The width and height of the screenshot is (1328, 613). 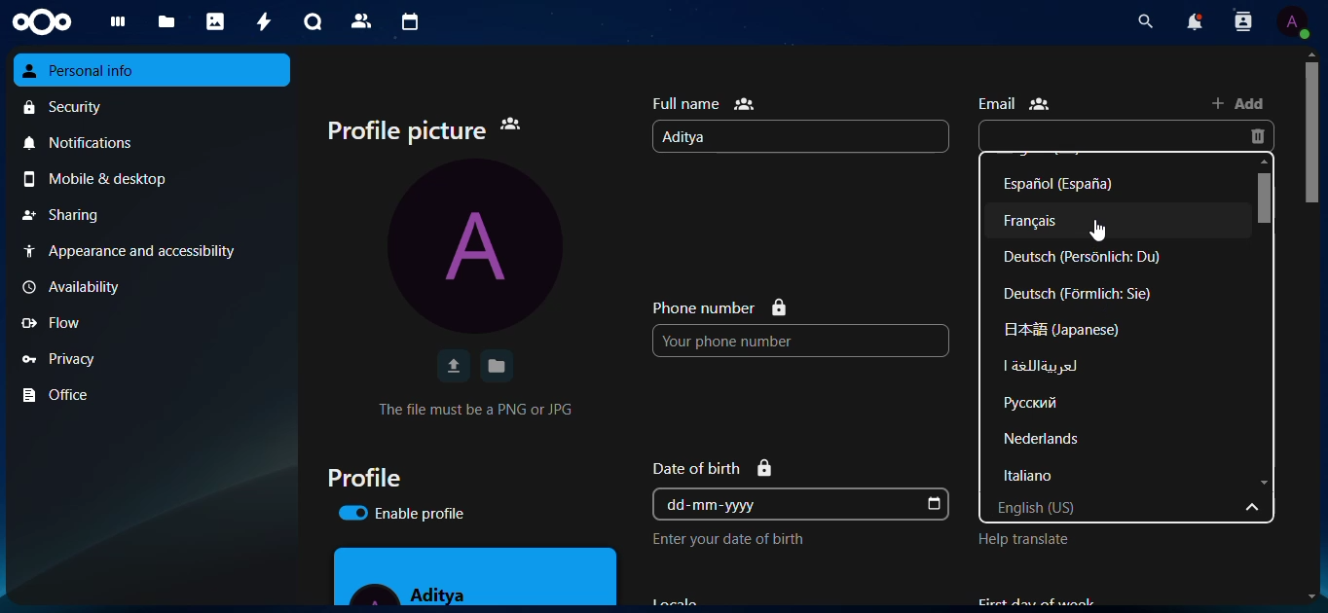 I want to click on mobile&desktop, so click(x=109, y=180).